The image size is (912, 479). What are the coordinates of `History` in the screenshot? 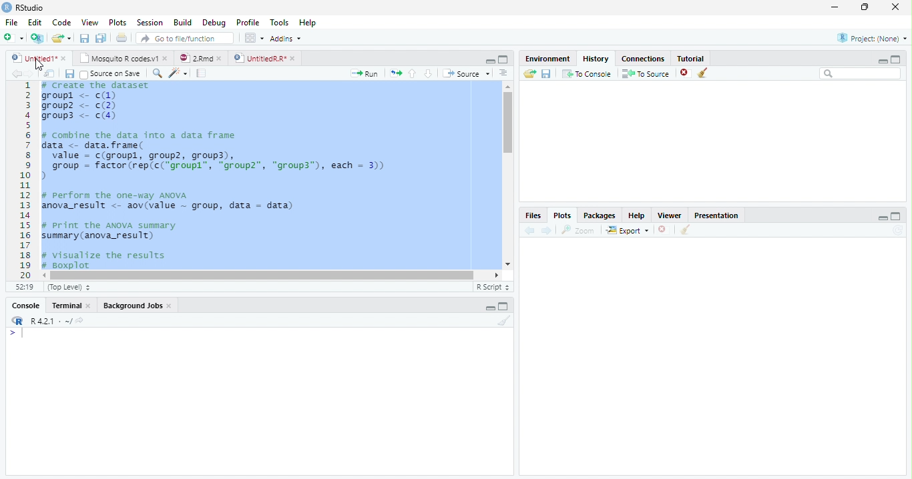 It's located at (596, 58).